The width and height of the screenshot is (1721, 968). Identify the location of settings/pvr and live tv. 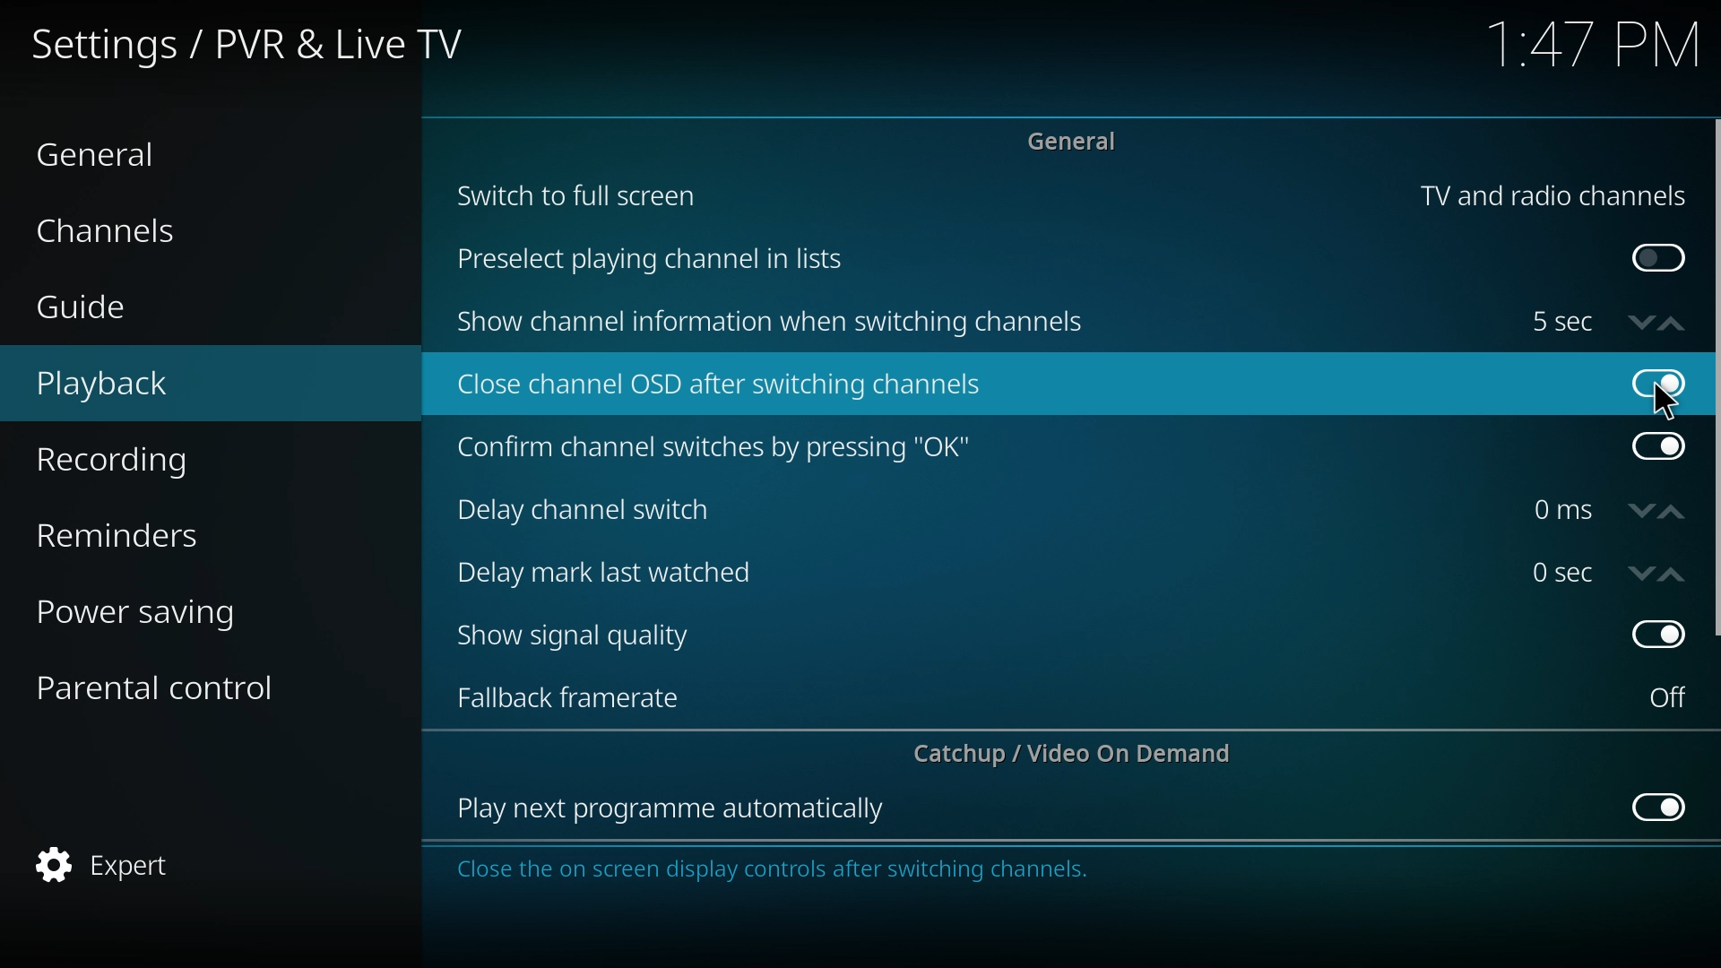
(262, 42).